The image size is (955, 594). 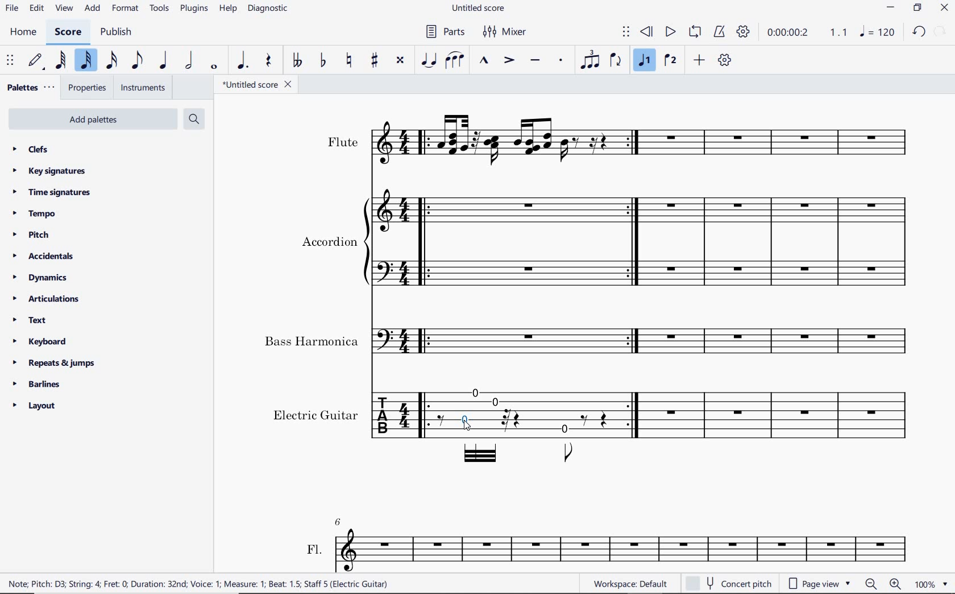 What do you see at coordinates (645, 60) in the screenshot?
I see `voice1` at bounding box center [645, 60].